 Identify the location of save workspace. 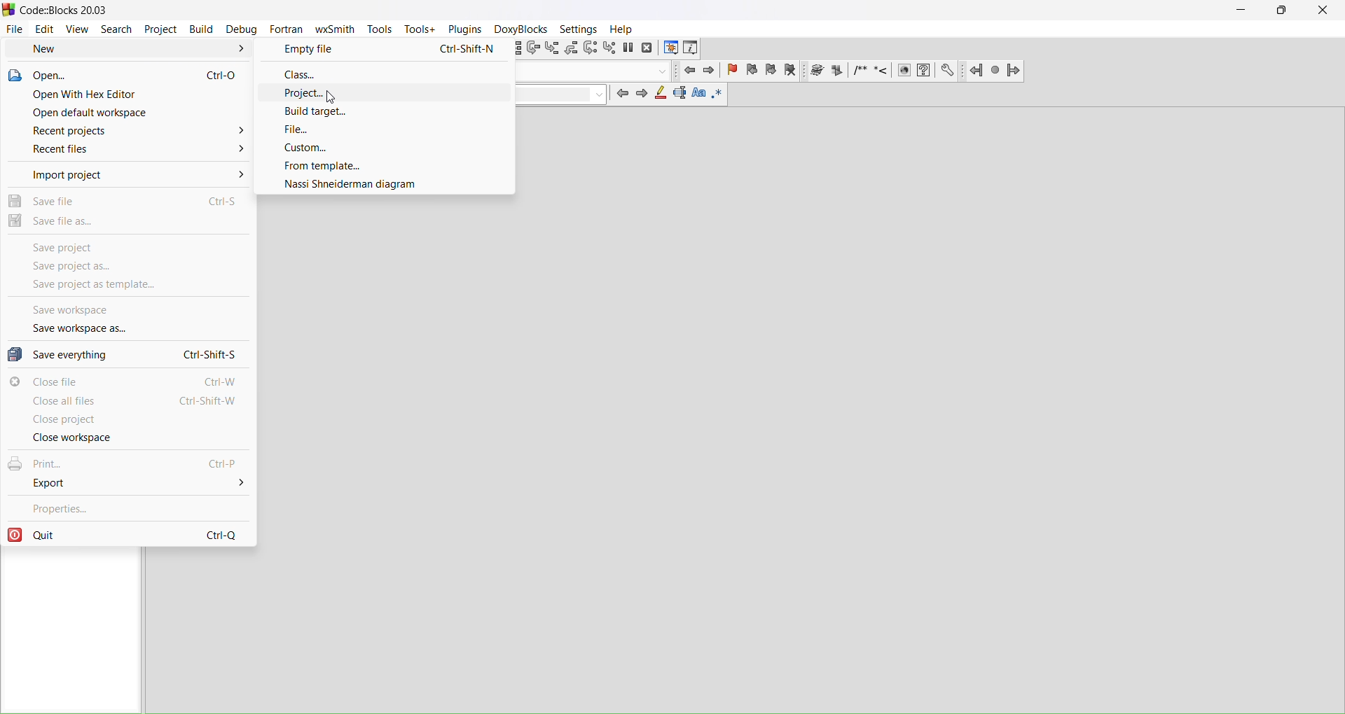
(129, 308).